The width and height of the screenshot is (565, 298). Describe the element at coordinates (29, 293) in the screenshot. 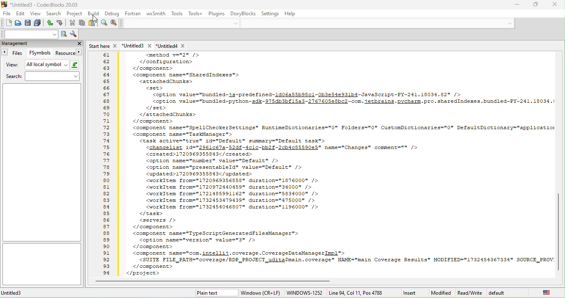

I see `untitled 3` at that location.